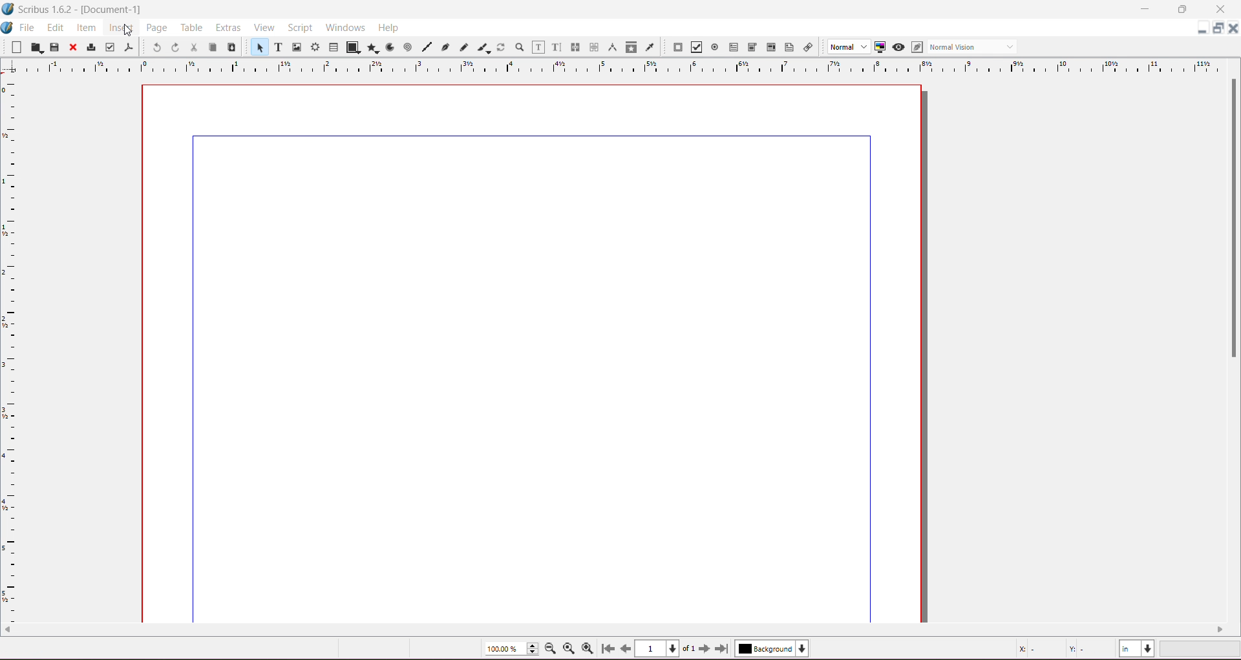 The image size is (1241, 660). I want to click on Render Frame, so click(316, 47).